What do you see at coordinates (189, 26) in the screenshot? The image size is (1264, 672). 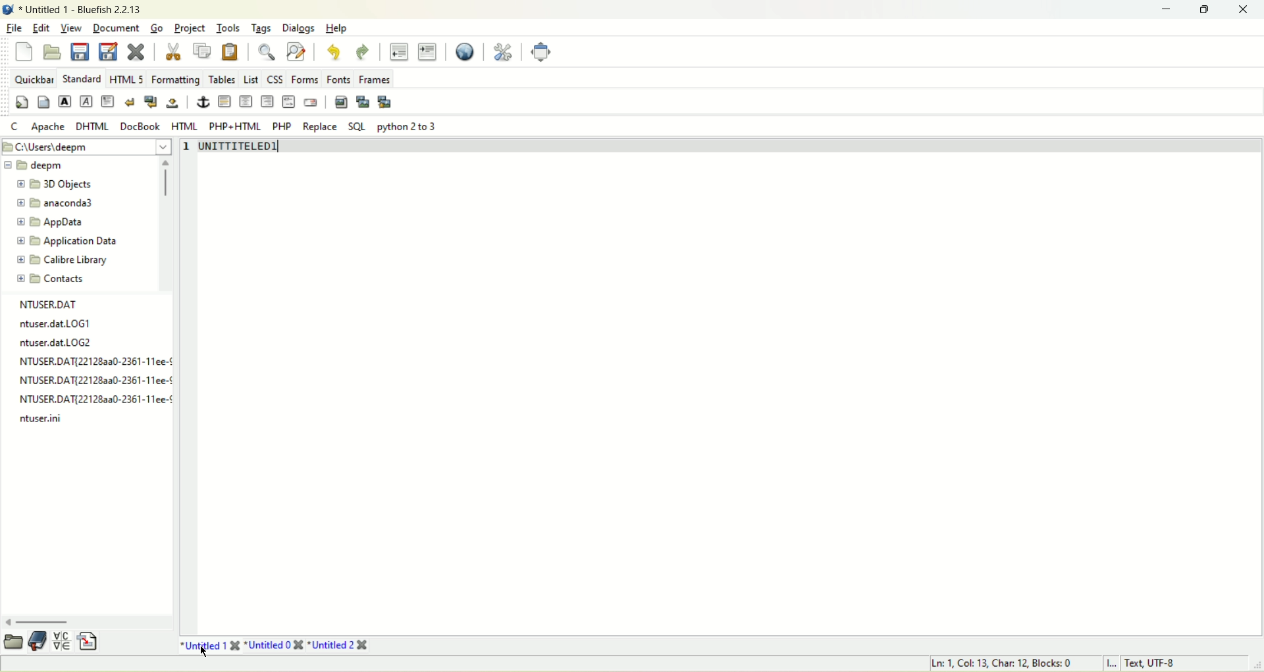 I see `Project` at bounding box center [189, 26].